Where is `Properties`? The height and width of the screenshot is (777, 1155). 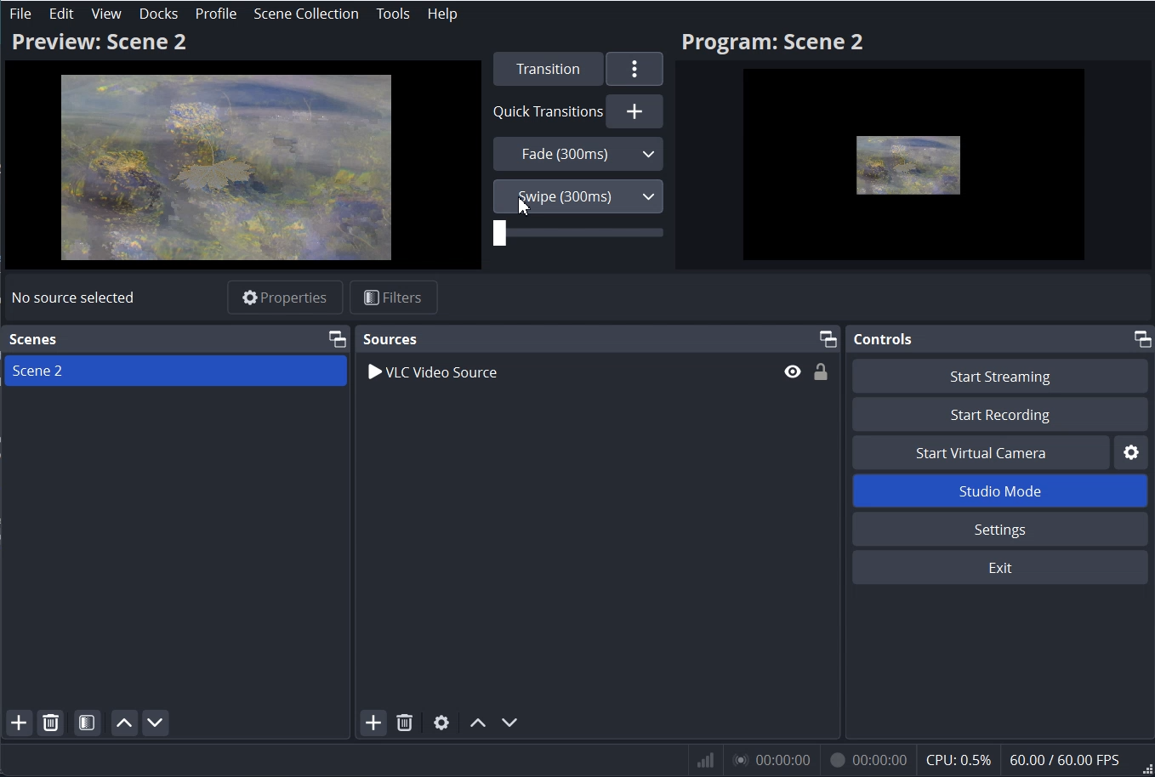
Properties is located at coordinates (284, 296).